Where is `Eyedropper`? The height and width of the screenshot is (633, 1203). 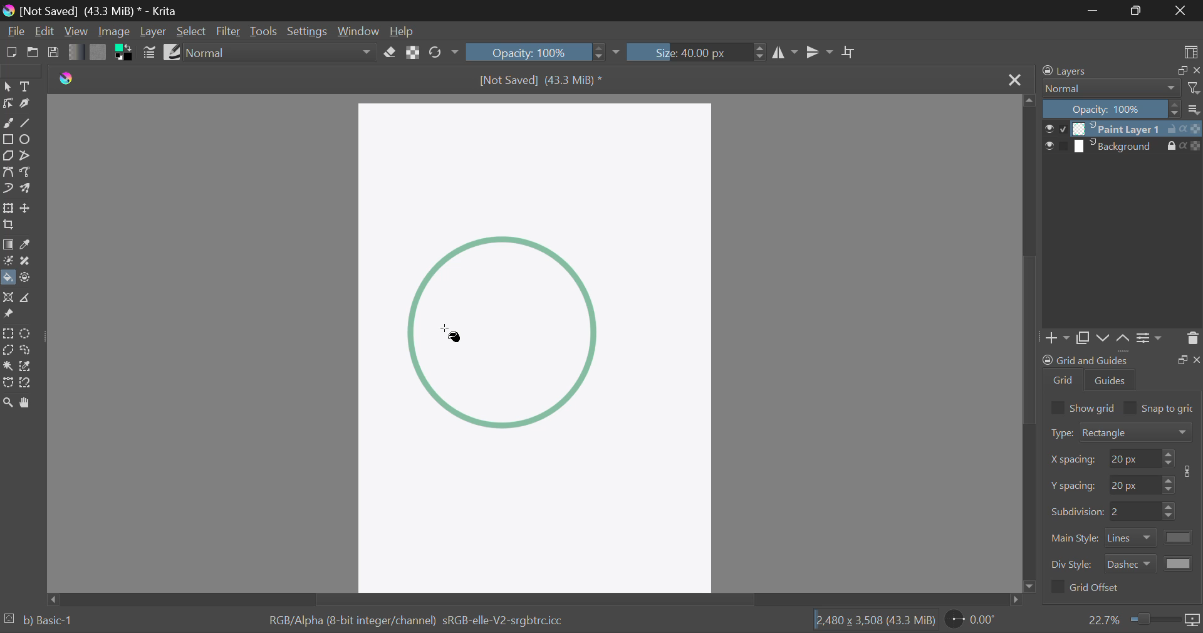 Eyedropper is located at coordinates (28, 244).